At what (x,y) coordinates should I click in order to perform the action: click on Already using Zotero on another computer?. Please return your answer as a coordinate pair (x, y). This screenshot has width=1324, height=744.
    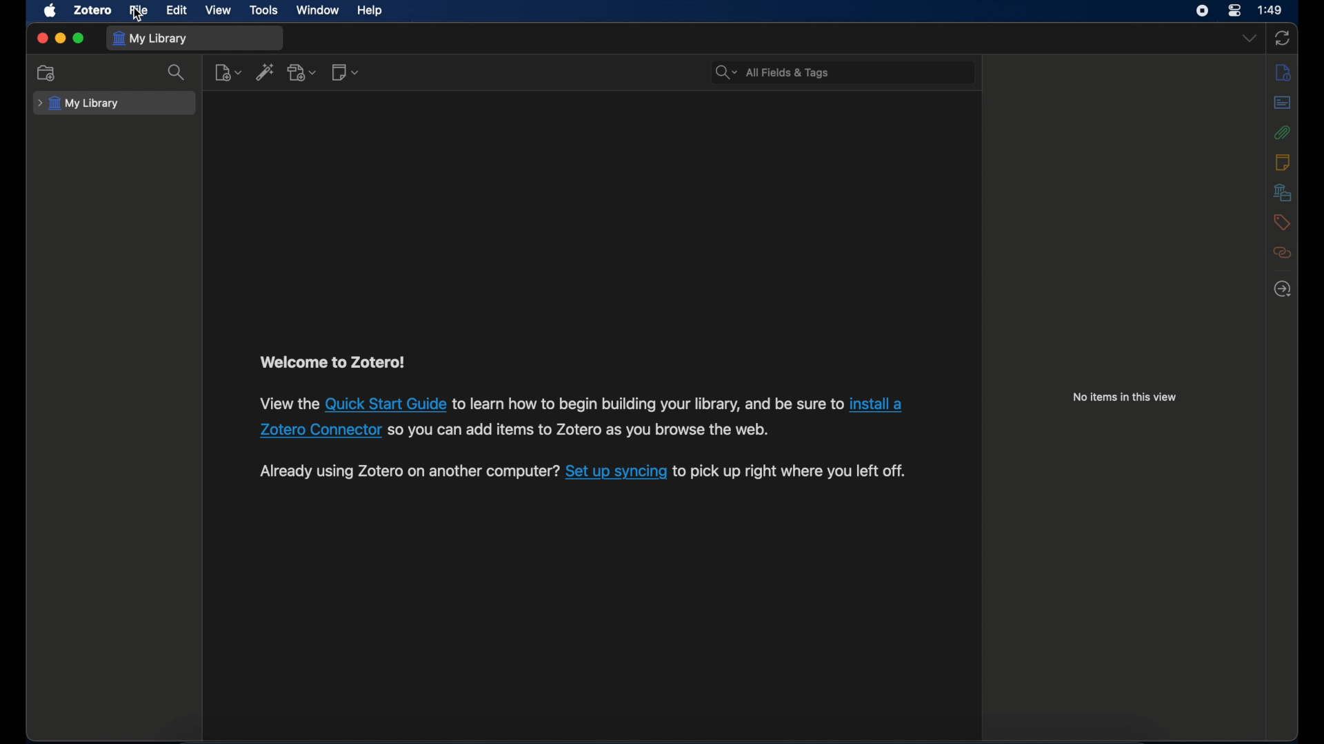
    Looking at the image, I should click on (410, 471).